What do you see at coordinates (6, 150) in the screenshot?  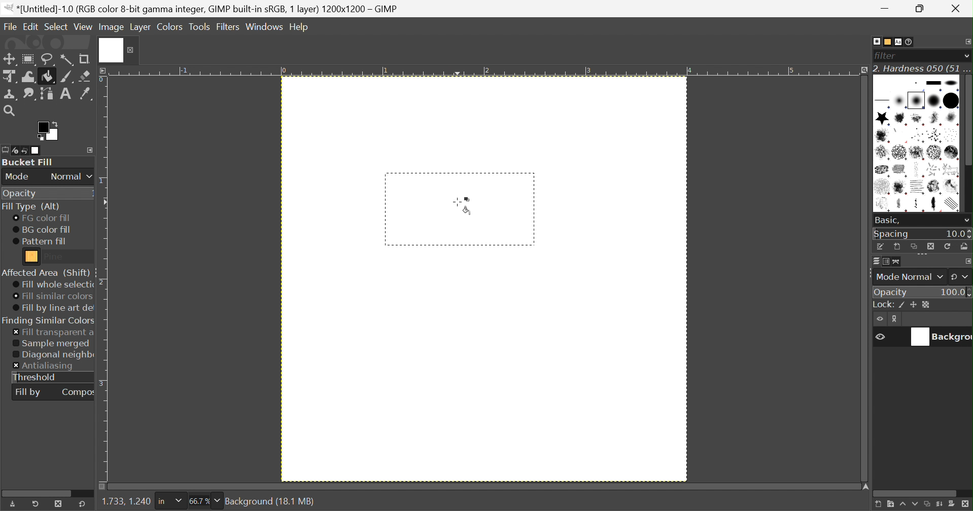 I see `Tool Options` at bounding box center [6, 150].